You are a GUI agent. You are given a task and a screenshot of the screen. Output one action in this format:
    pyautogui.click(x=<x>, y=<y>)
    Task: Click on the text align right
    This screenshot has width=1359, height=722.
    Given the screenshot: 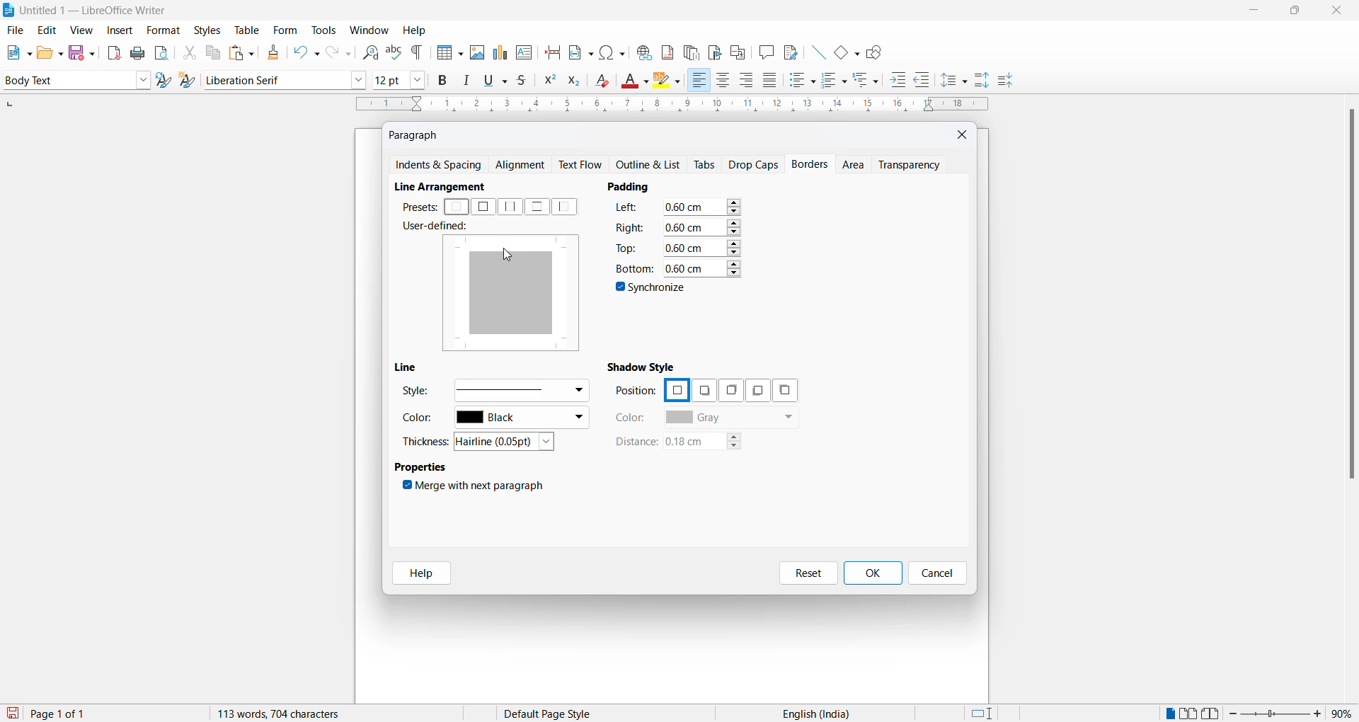 What is the action you would take?
    pyautogui.click(x=749, y=81)
    